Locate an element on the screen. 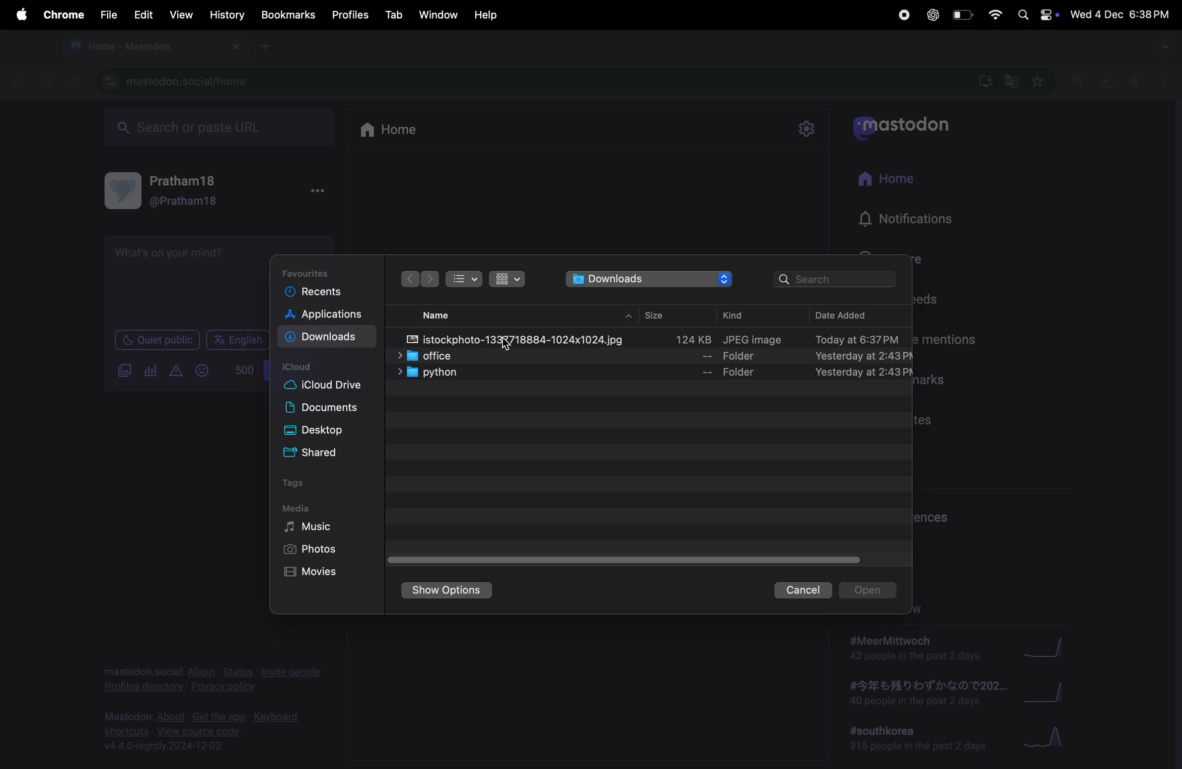  #south korea is located at coordinates (915, 740).